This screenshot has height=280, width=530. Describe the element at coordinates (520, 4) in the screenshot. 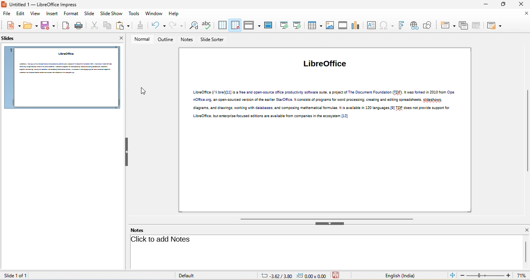

I see `close` at that location.